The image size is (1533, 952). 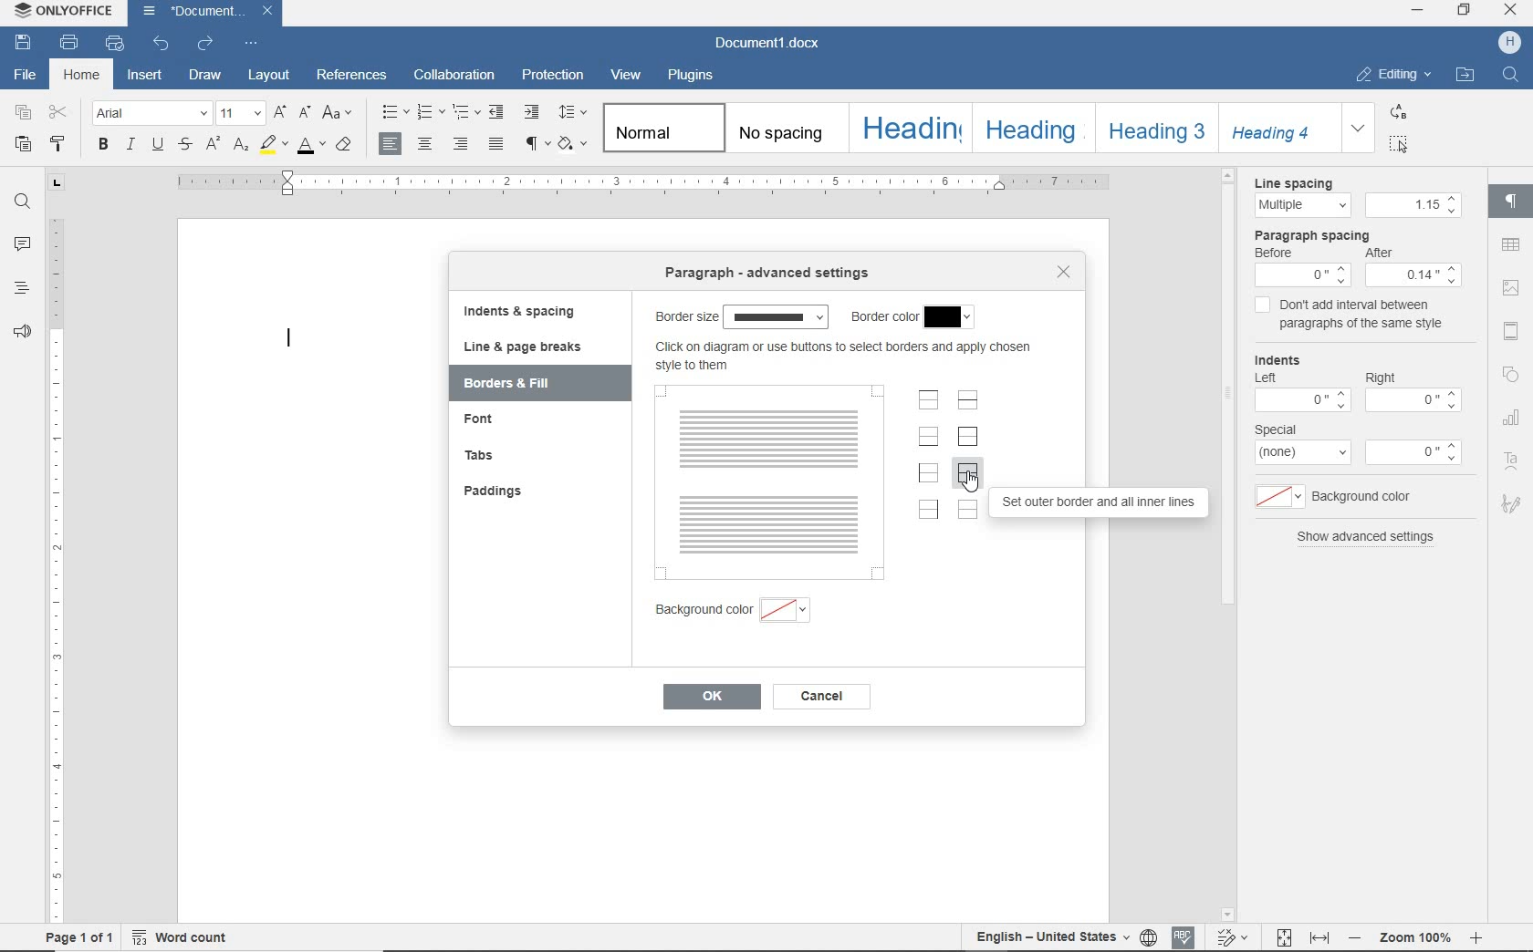 I want to click on draw, so click(x=207, y=76).